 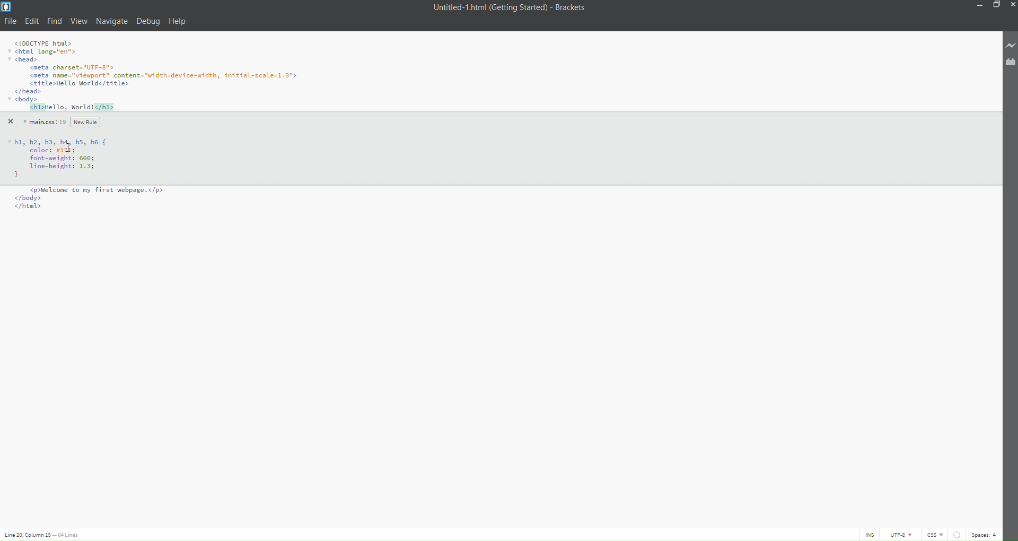 What do you see at coordinates (865, 535) in the screenshot?
I see `ins` at bounding box center [865, 535].